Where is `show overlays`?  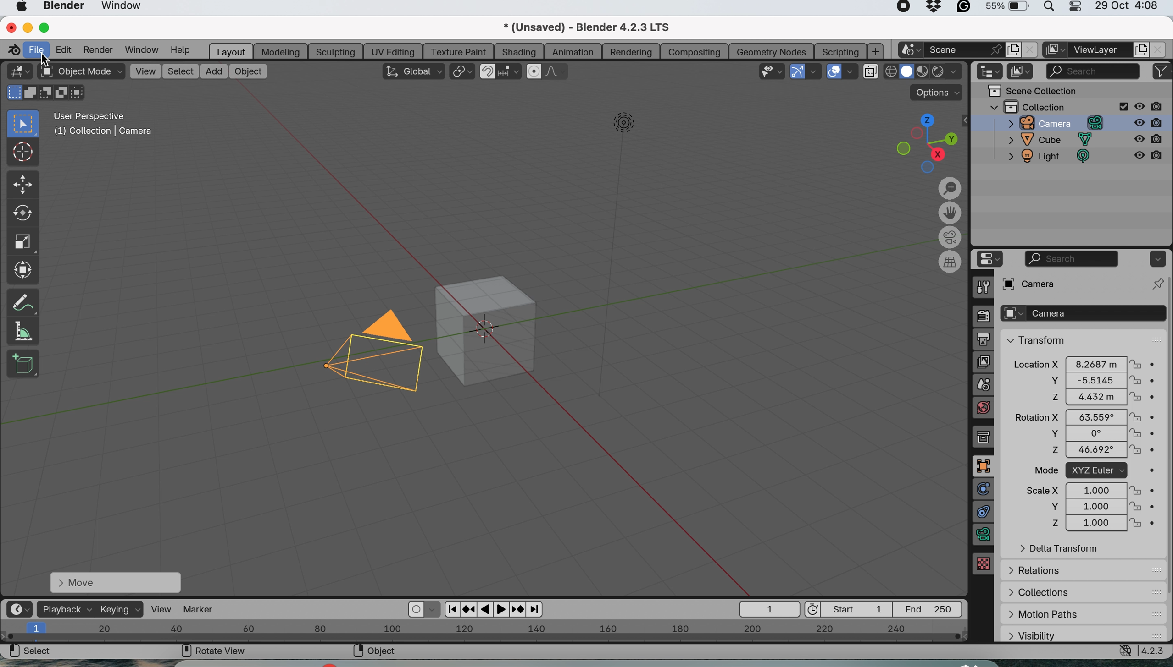 show overlays is located at coordinates (835, 71).